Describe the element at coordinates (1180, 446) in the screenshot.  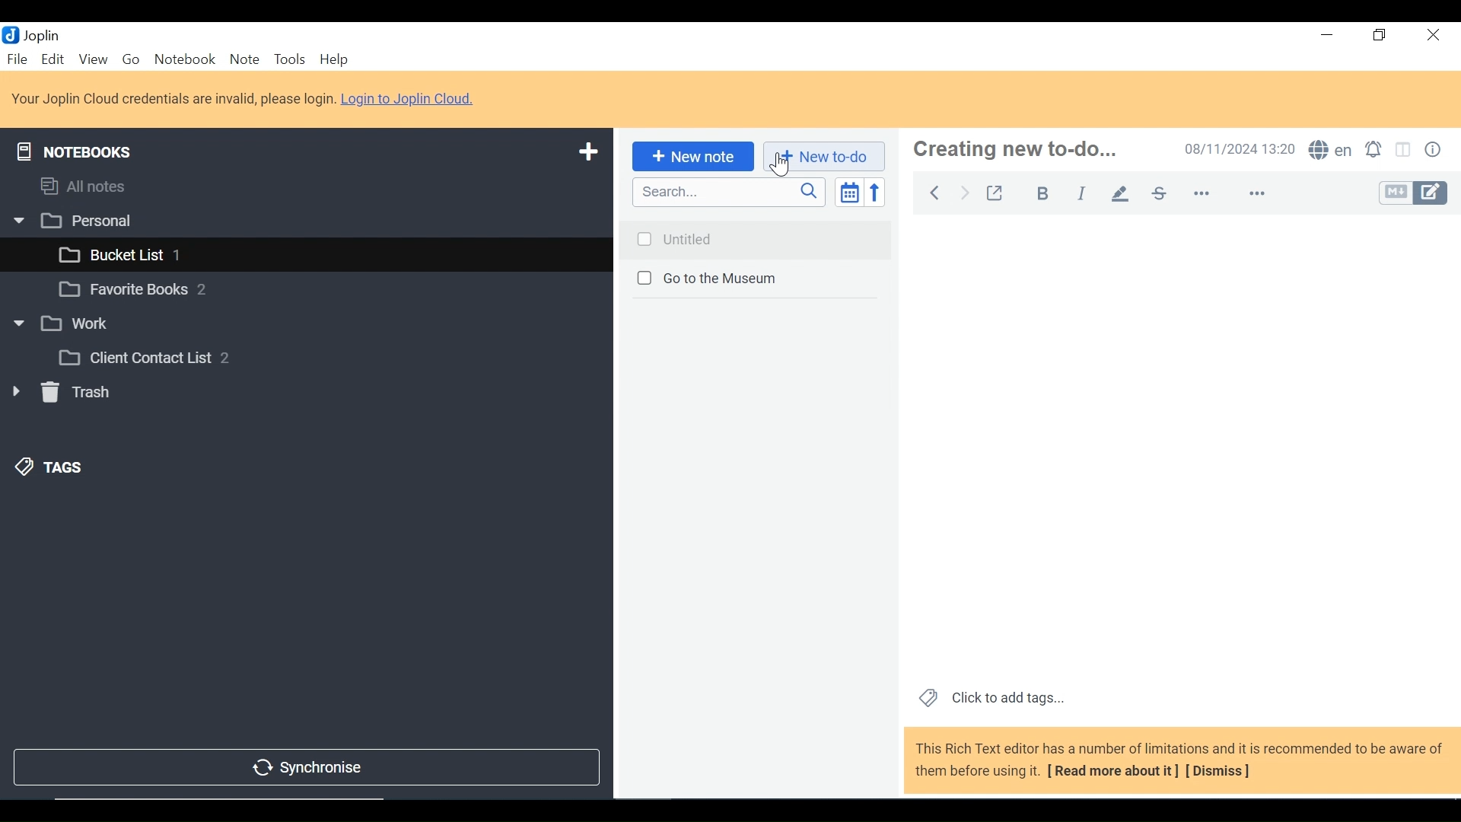
I see `Note View` at that location.